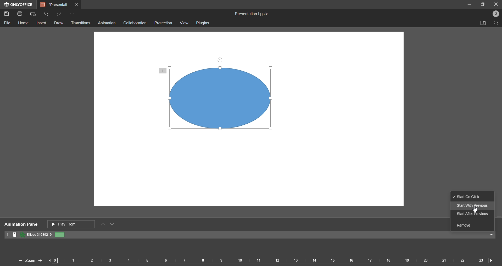 Image resolution: width=502 pixels, height=266 pixels. I want to click on insert, so click(41, 24).